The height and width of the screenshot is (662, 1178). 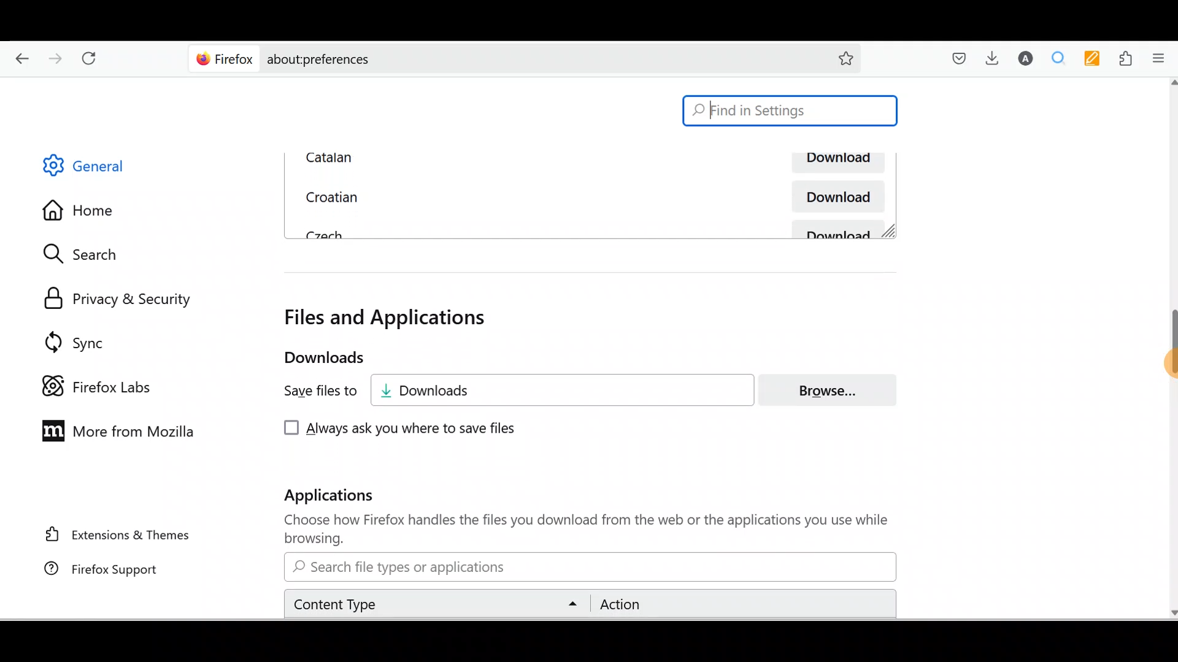 I want to click on Search settings, so click(x=91, y=254).